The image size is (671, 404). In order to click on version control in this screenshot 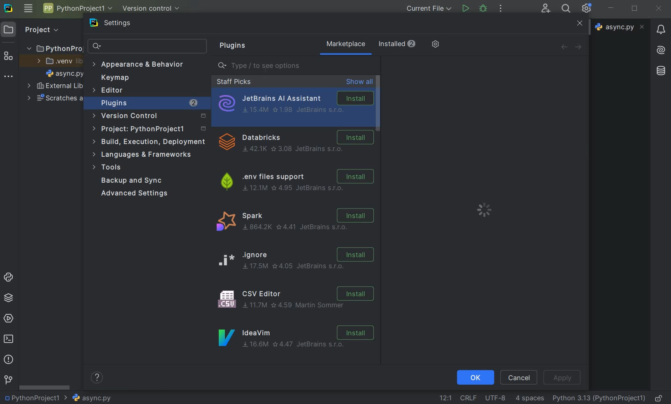, I will do `click(151, 9)`.